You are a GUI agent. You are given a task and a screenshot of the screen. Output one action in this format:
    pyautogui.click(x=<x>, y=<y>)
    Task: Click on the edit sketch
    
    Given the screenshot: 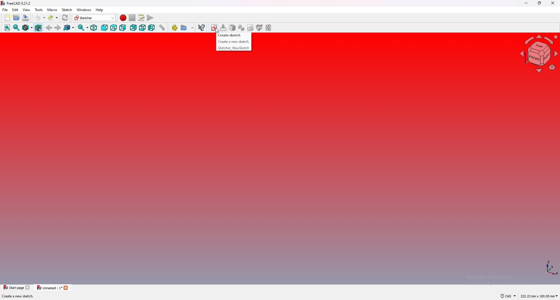 What is the action you would take?
    pyautogui.click(x=224, y=27)
    